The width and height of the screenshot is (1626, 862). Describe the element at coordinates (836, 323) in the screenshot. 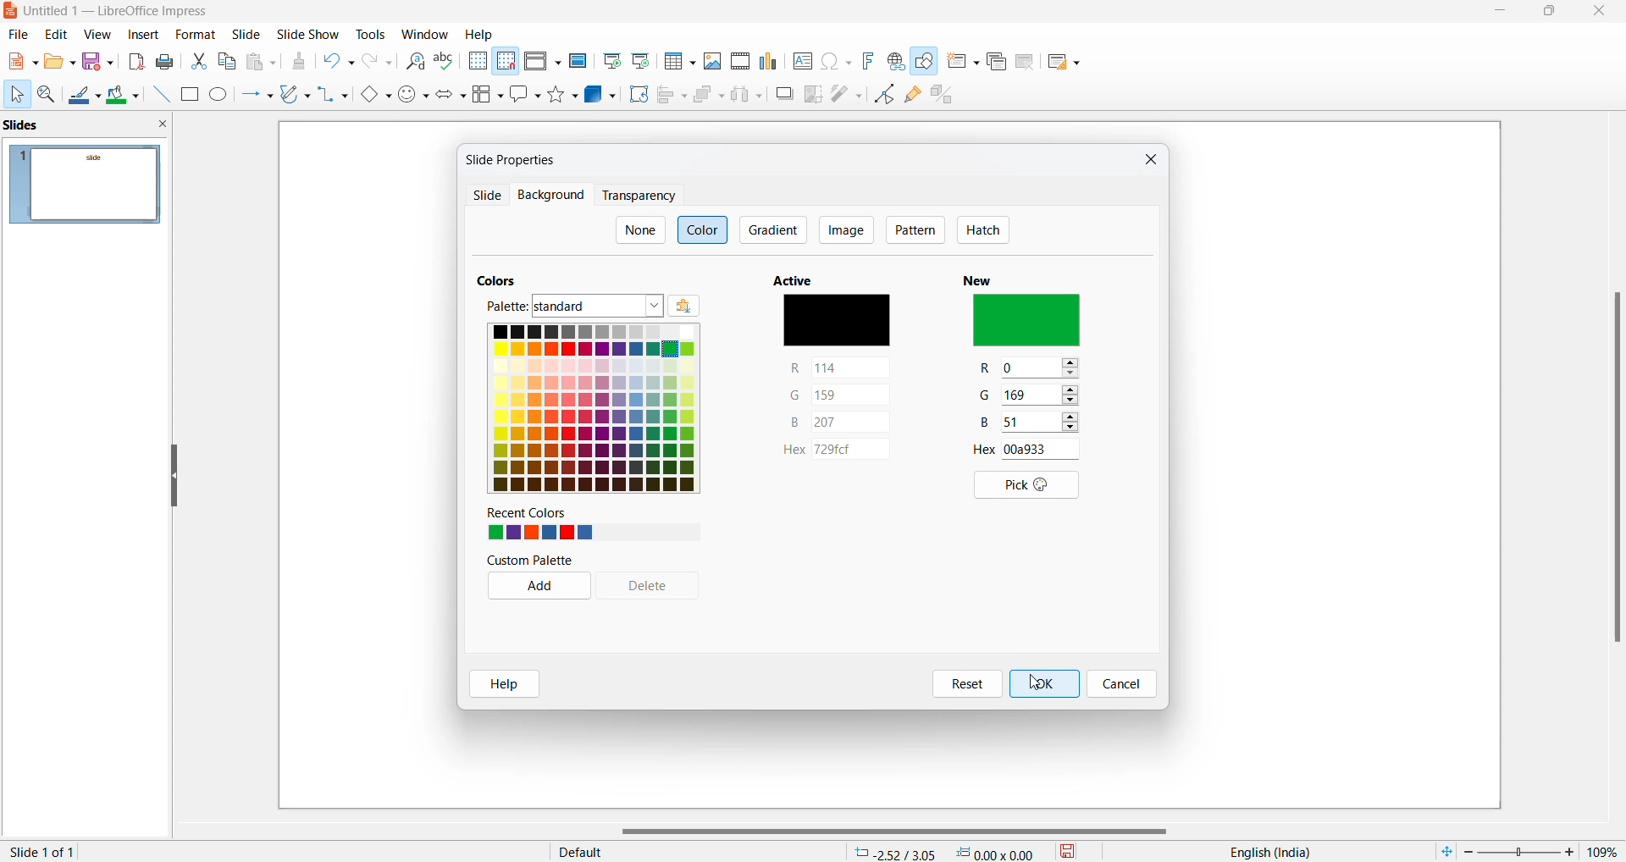

I see `current color preview` at that location.